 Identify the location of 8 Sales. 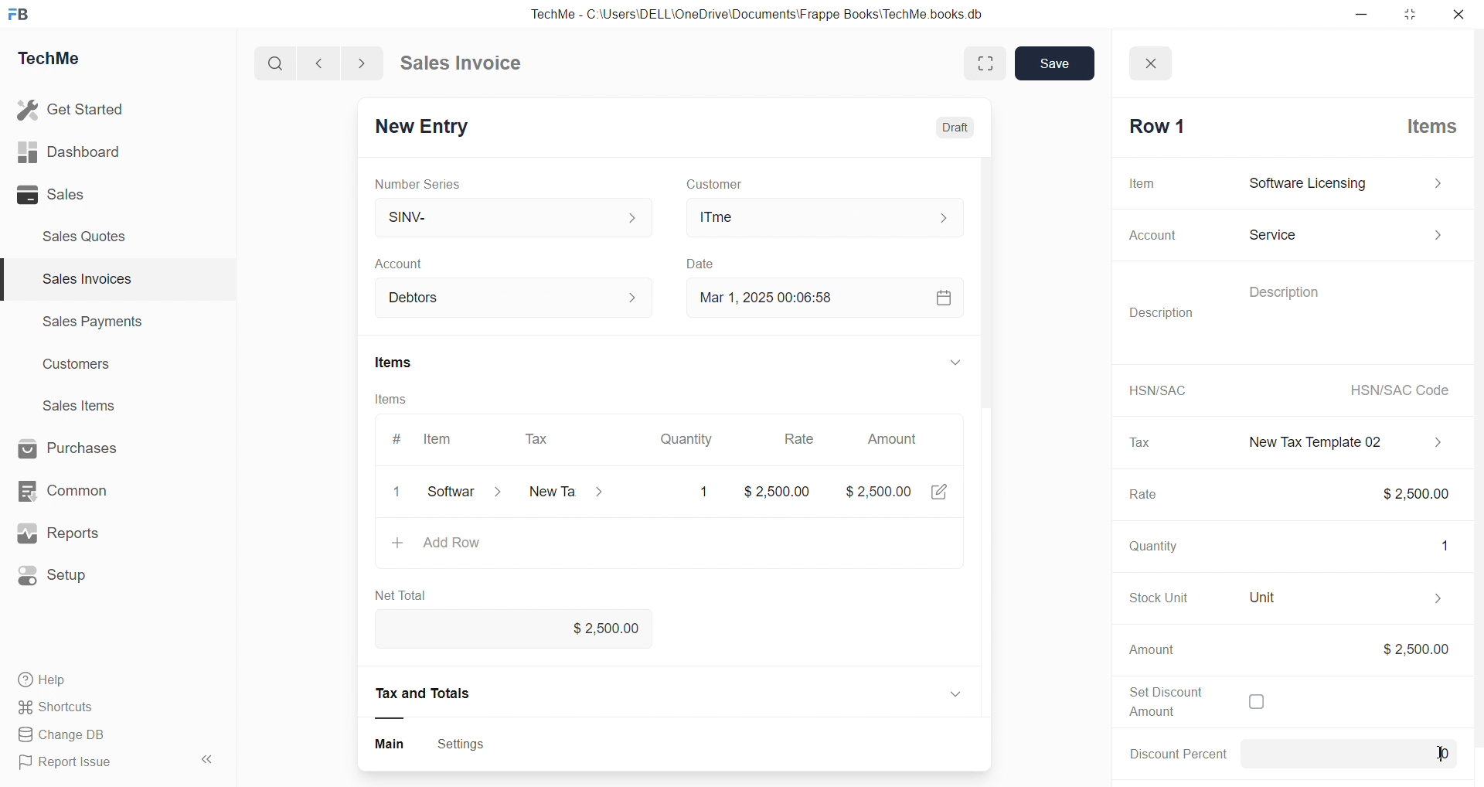
(54, 194).